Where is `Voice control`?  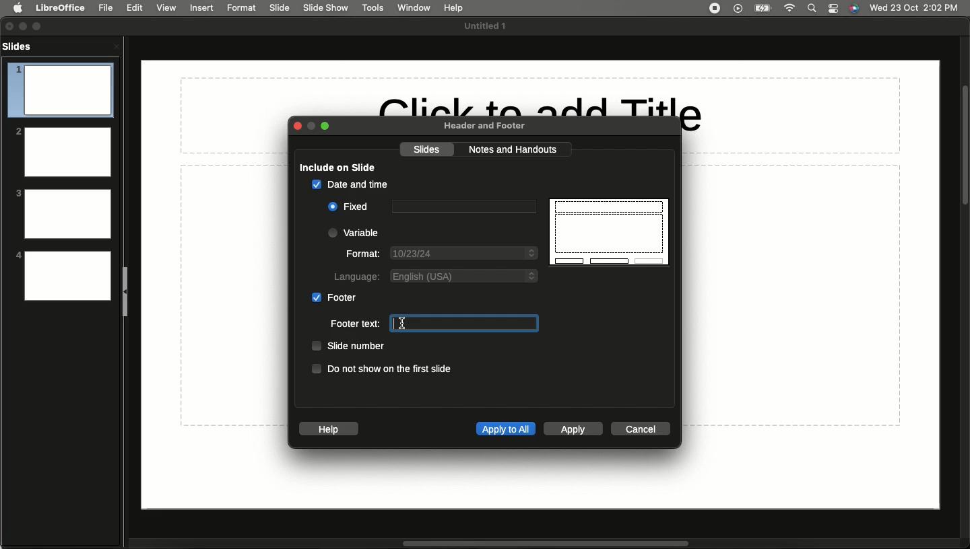 Voice control is located at coordinates (854, 9).